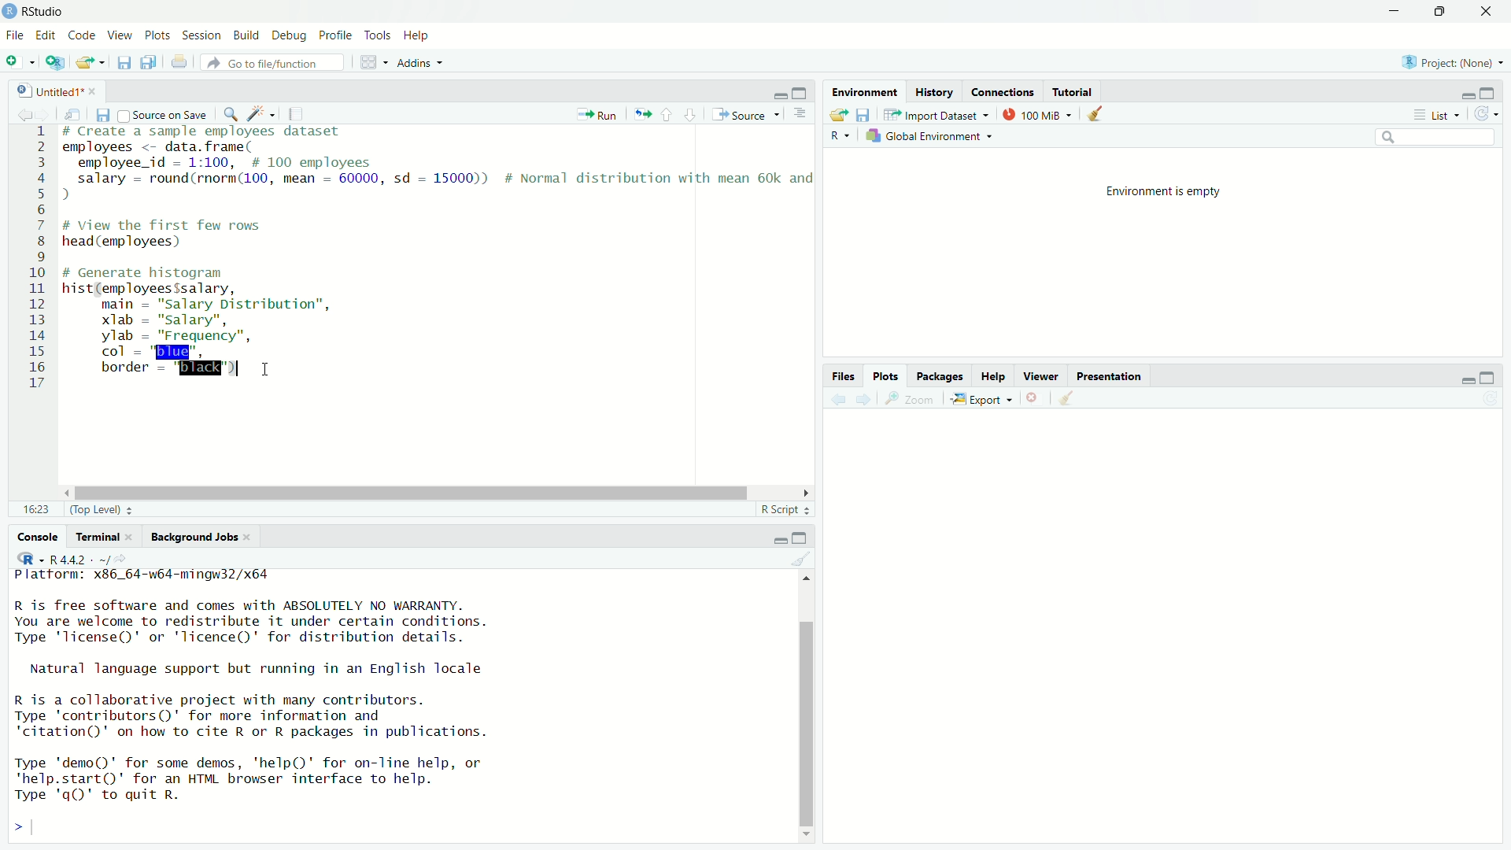 The width and height of the screenshot is (1511, 850). I want to click on Viewer, so click(1041, 375).